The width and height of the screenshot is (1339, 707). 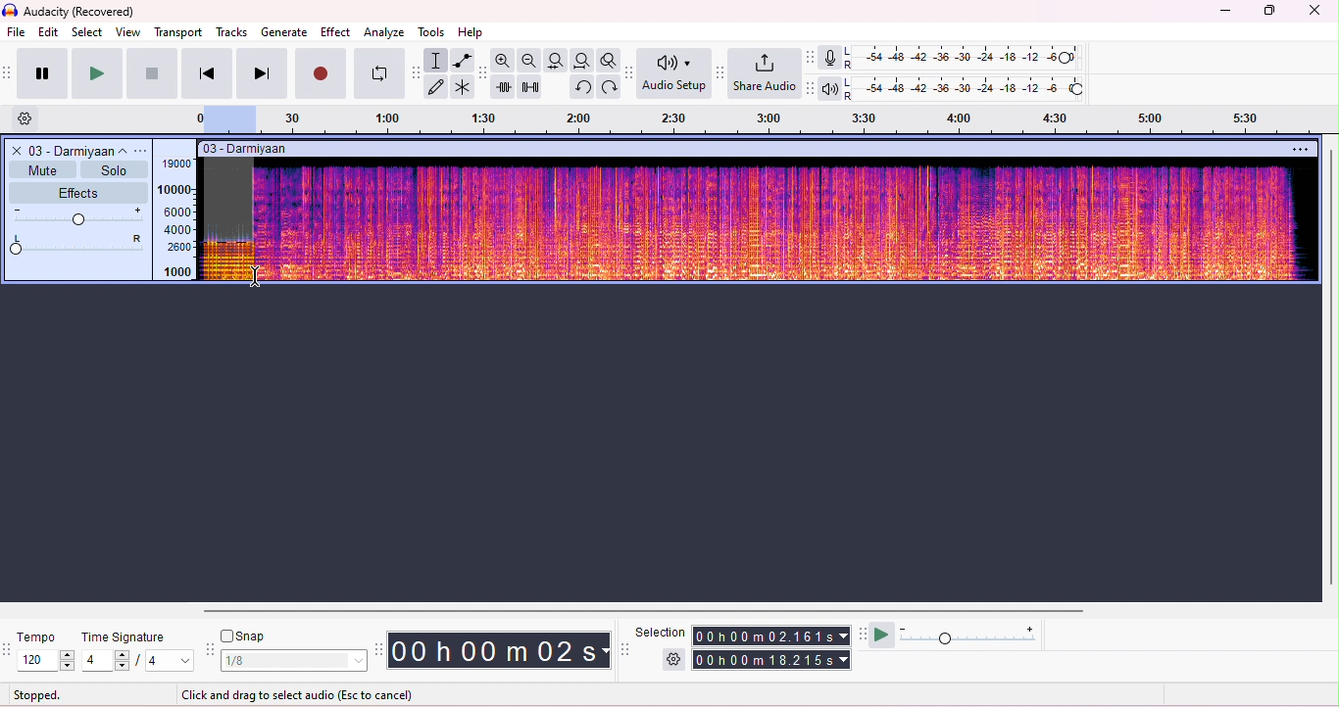 What do you see at coordinates (381, 649) in the screenshot?
I see `time tool bar` at bounding box center [381, 649].